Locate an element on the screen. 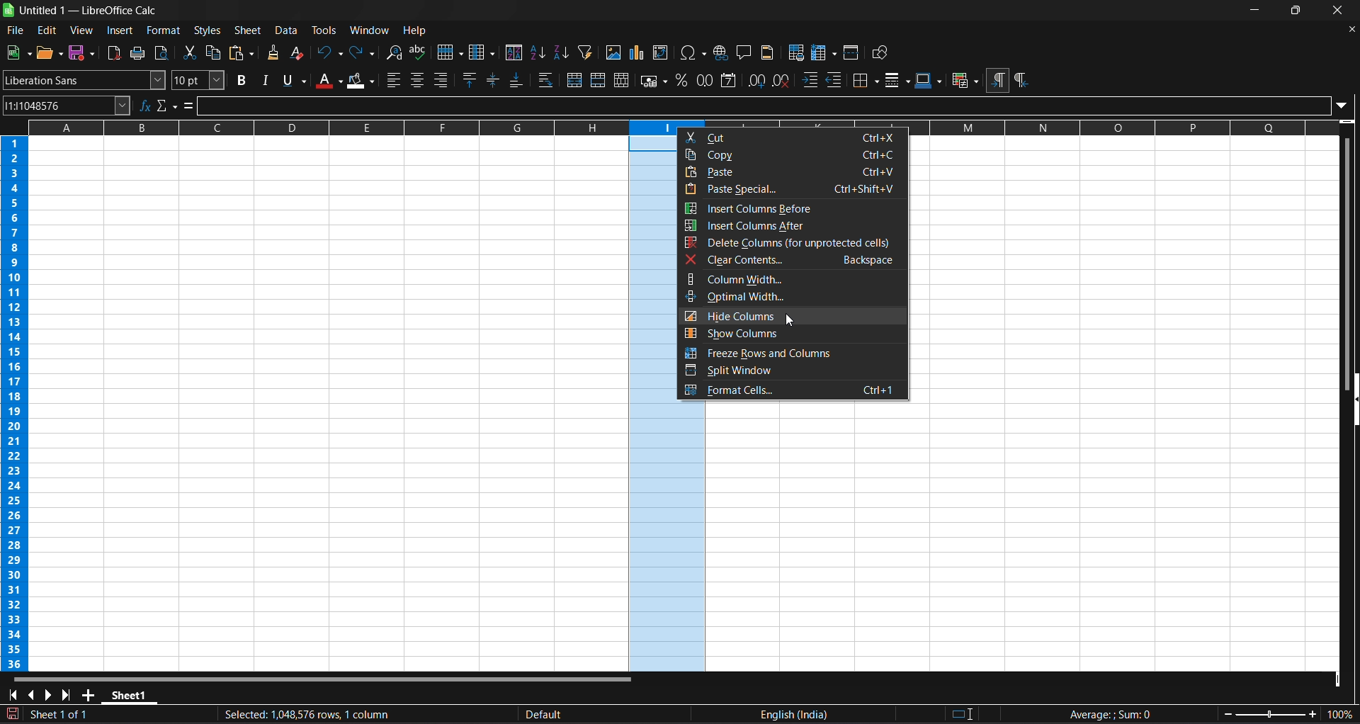 The height and width of the screenshot is (724, 1360). italic is located at coordinates (266, 81).